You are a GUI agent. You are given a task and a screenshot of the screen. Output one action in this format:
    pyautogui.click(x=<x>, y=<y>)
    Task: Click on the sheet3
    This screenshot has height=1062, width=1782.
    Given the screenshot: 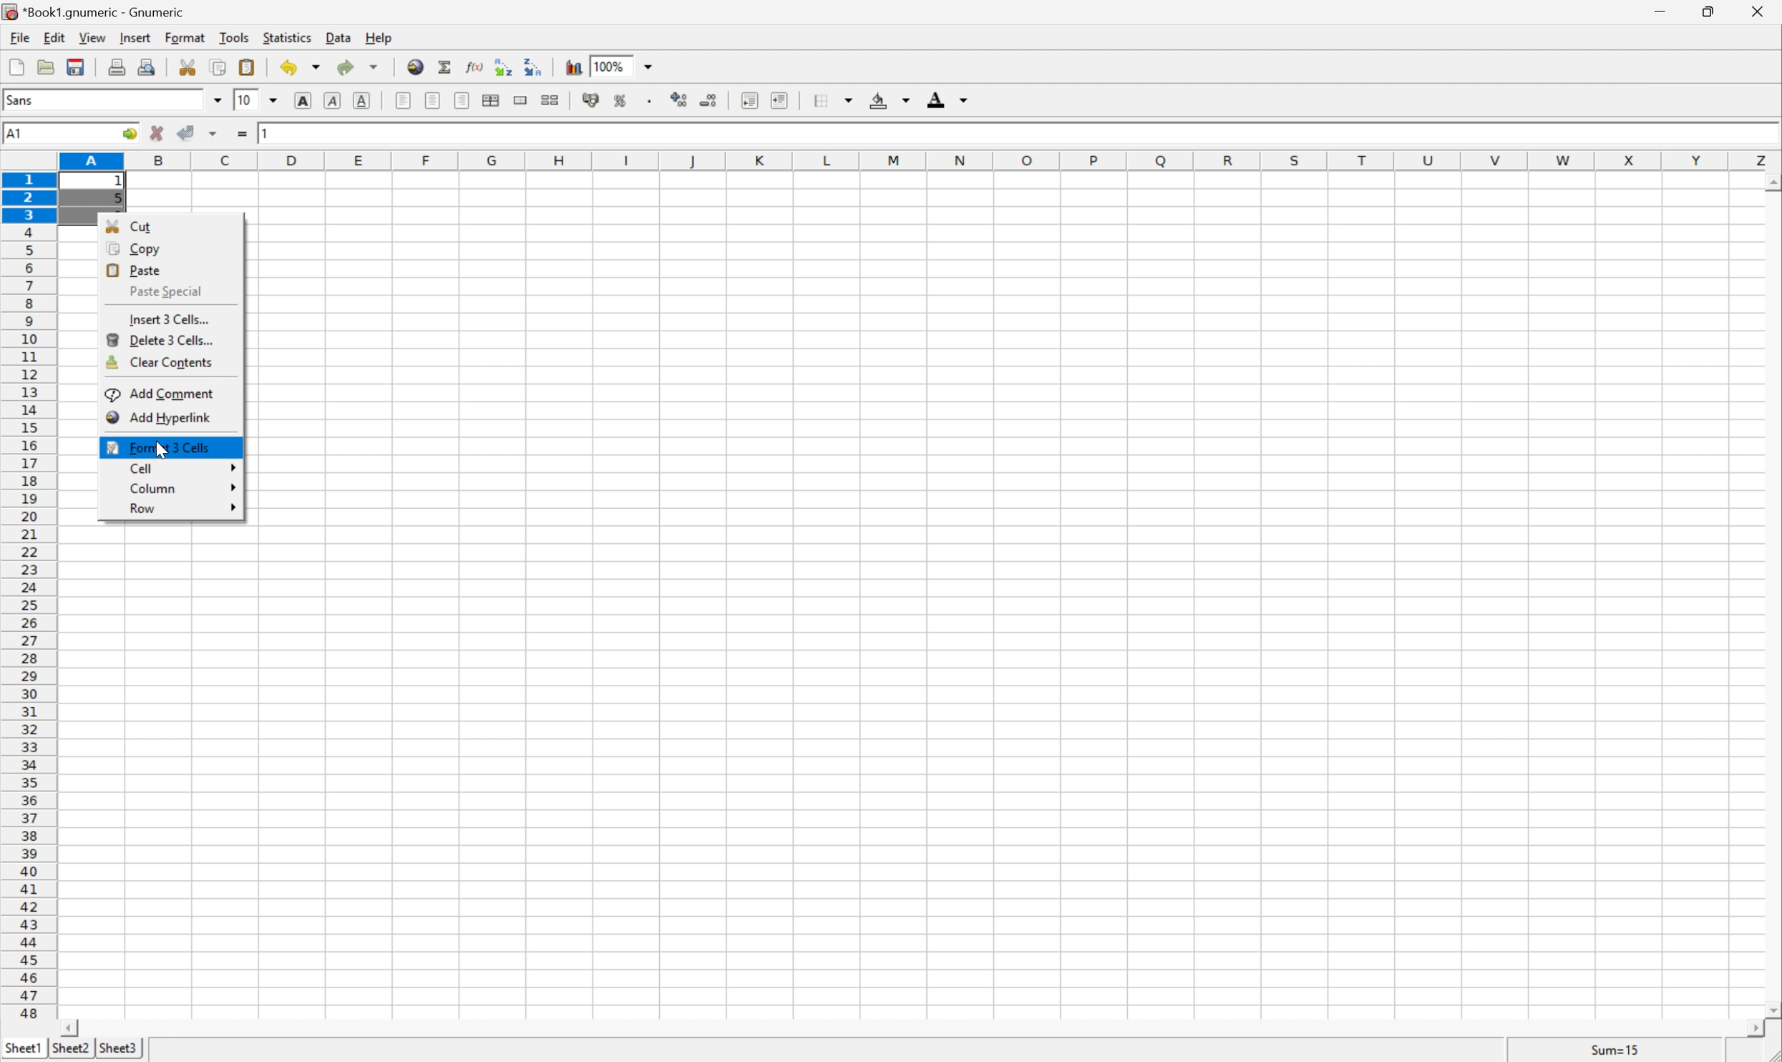 What is the action you would take?
    pyautogui.click(x=117, y=1049)
    